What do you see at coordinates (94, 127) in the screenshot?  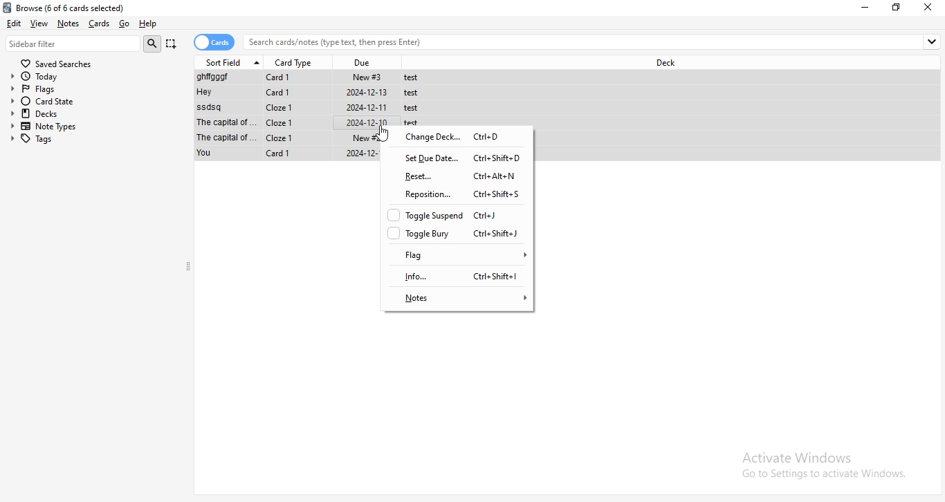 I see `note types` at bounding box center [94, 127].